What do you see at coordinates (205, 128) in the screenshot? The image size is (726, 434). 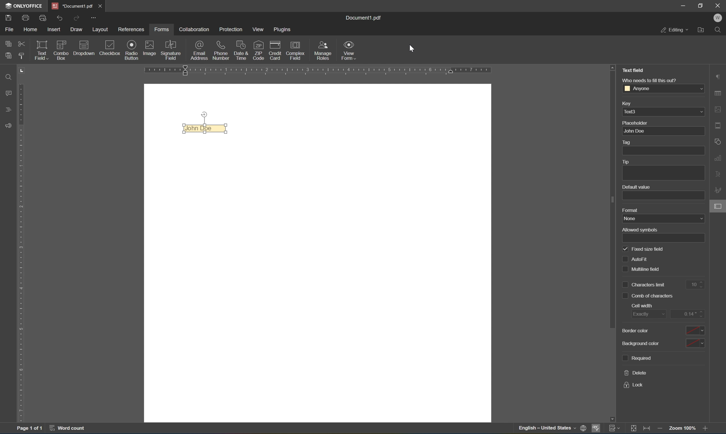 I see `John Doe` at bounding box center [205, 128].